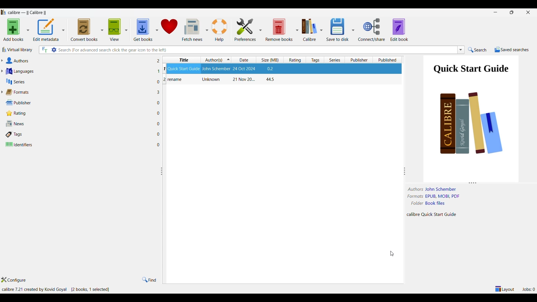 The height and width of the screenshot is (302, 537). What do you see at coordinates (220, 30) in the screenshot?
I see `Help` at bounding box center [220, 30].